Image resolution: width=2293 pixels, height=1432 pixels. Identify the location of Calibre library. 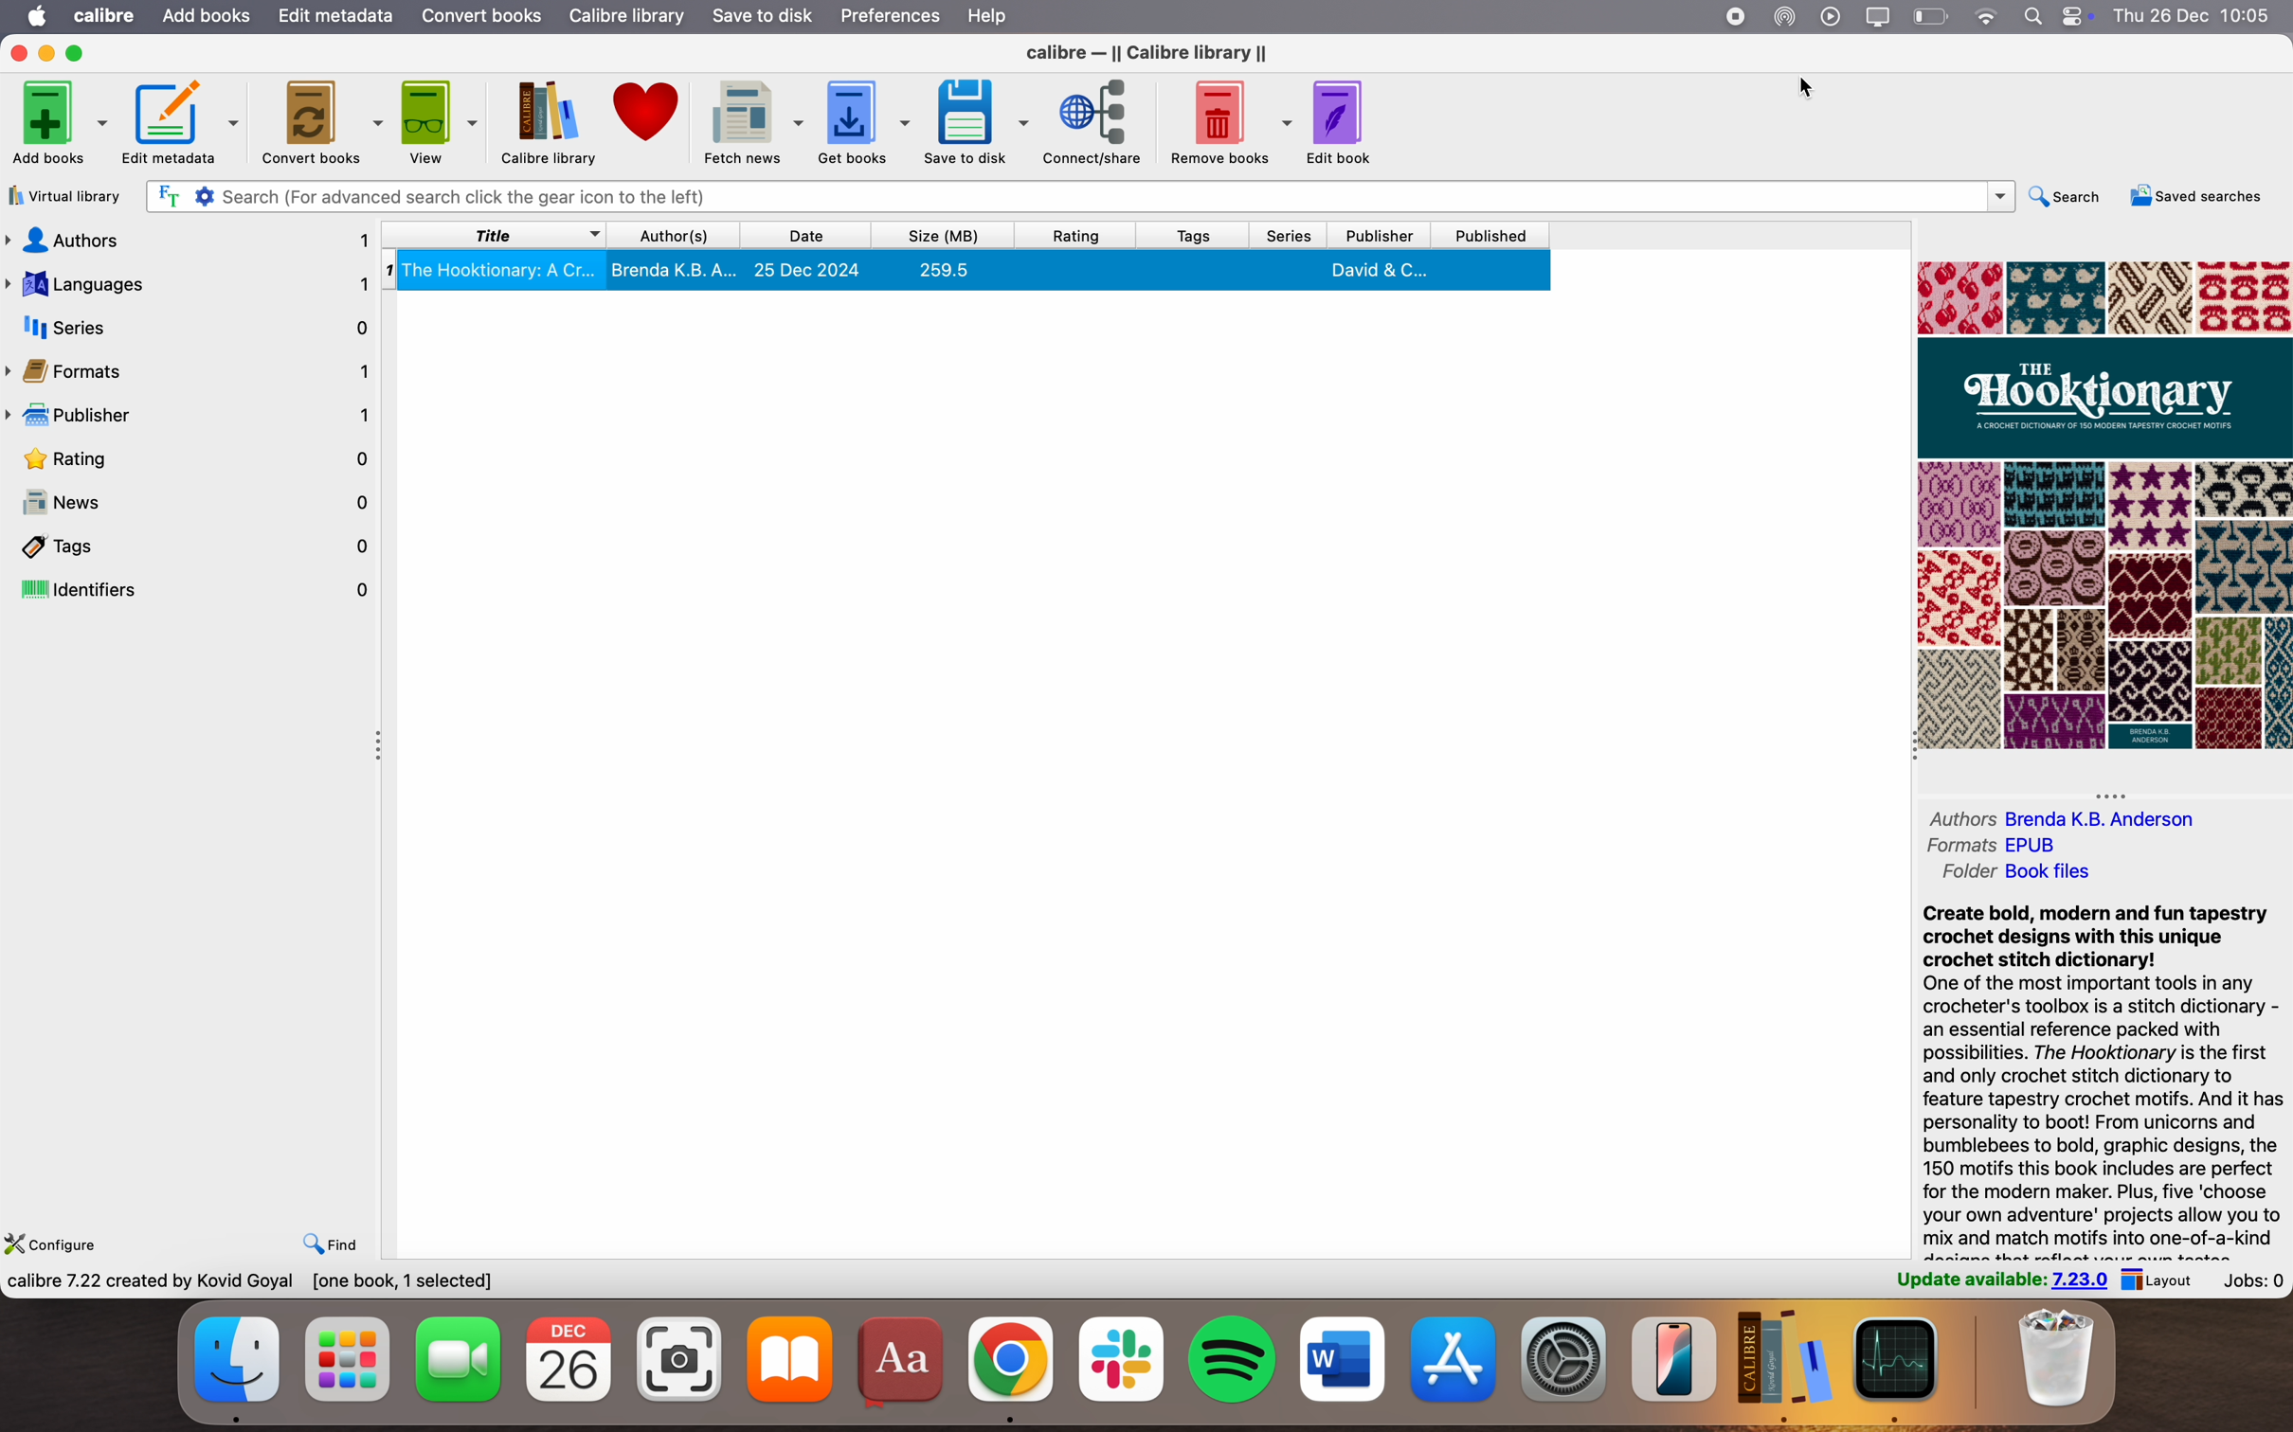
(626, 17).